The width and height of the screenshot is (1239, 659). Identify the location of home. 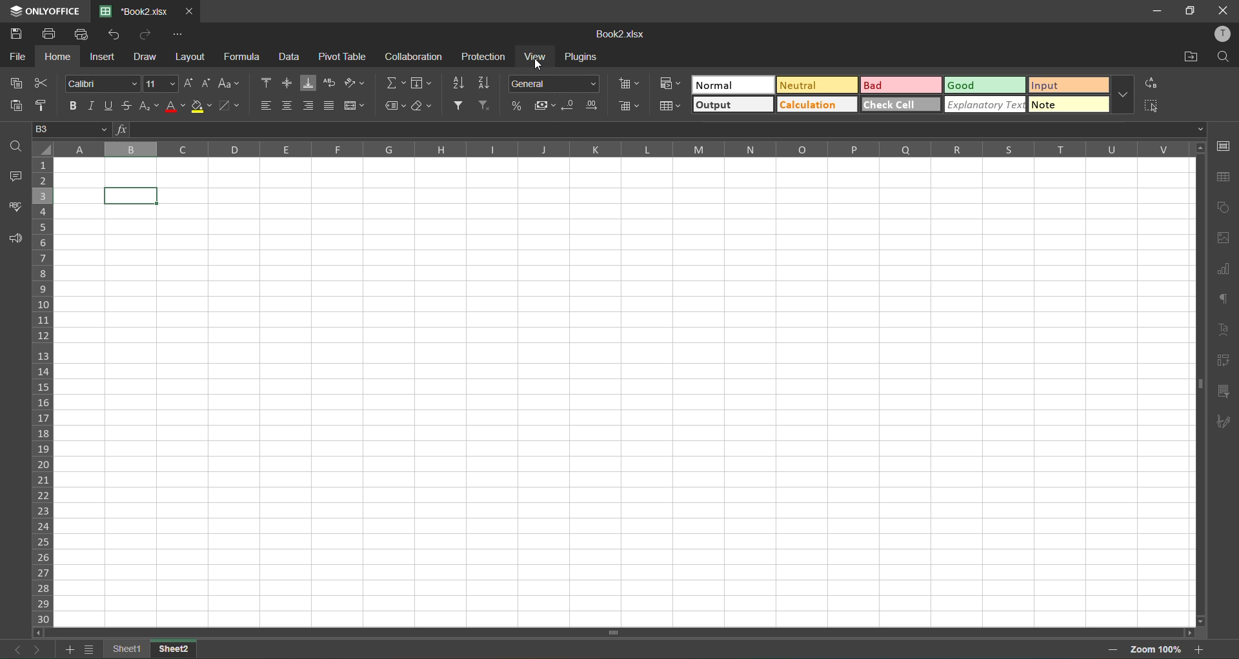
(61, 57).